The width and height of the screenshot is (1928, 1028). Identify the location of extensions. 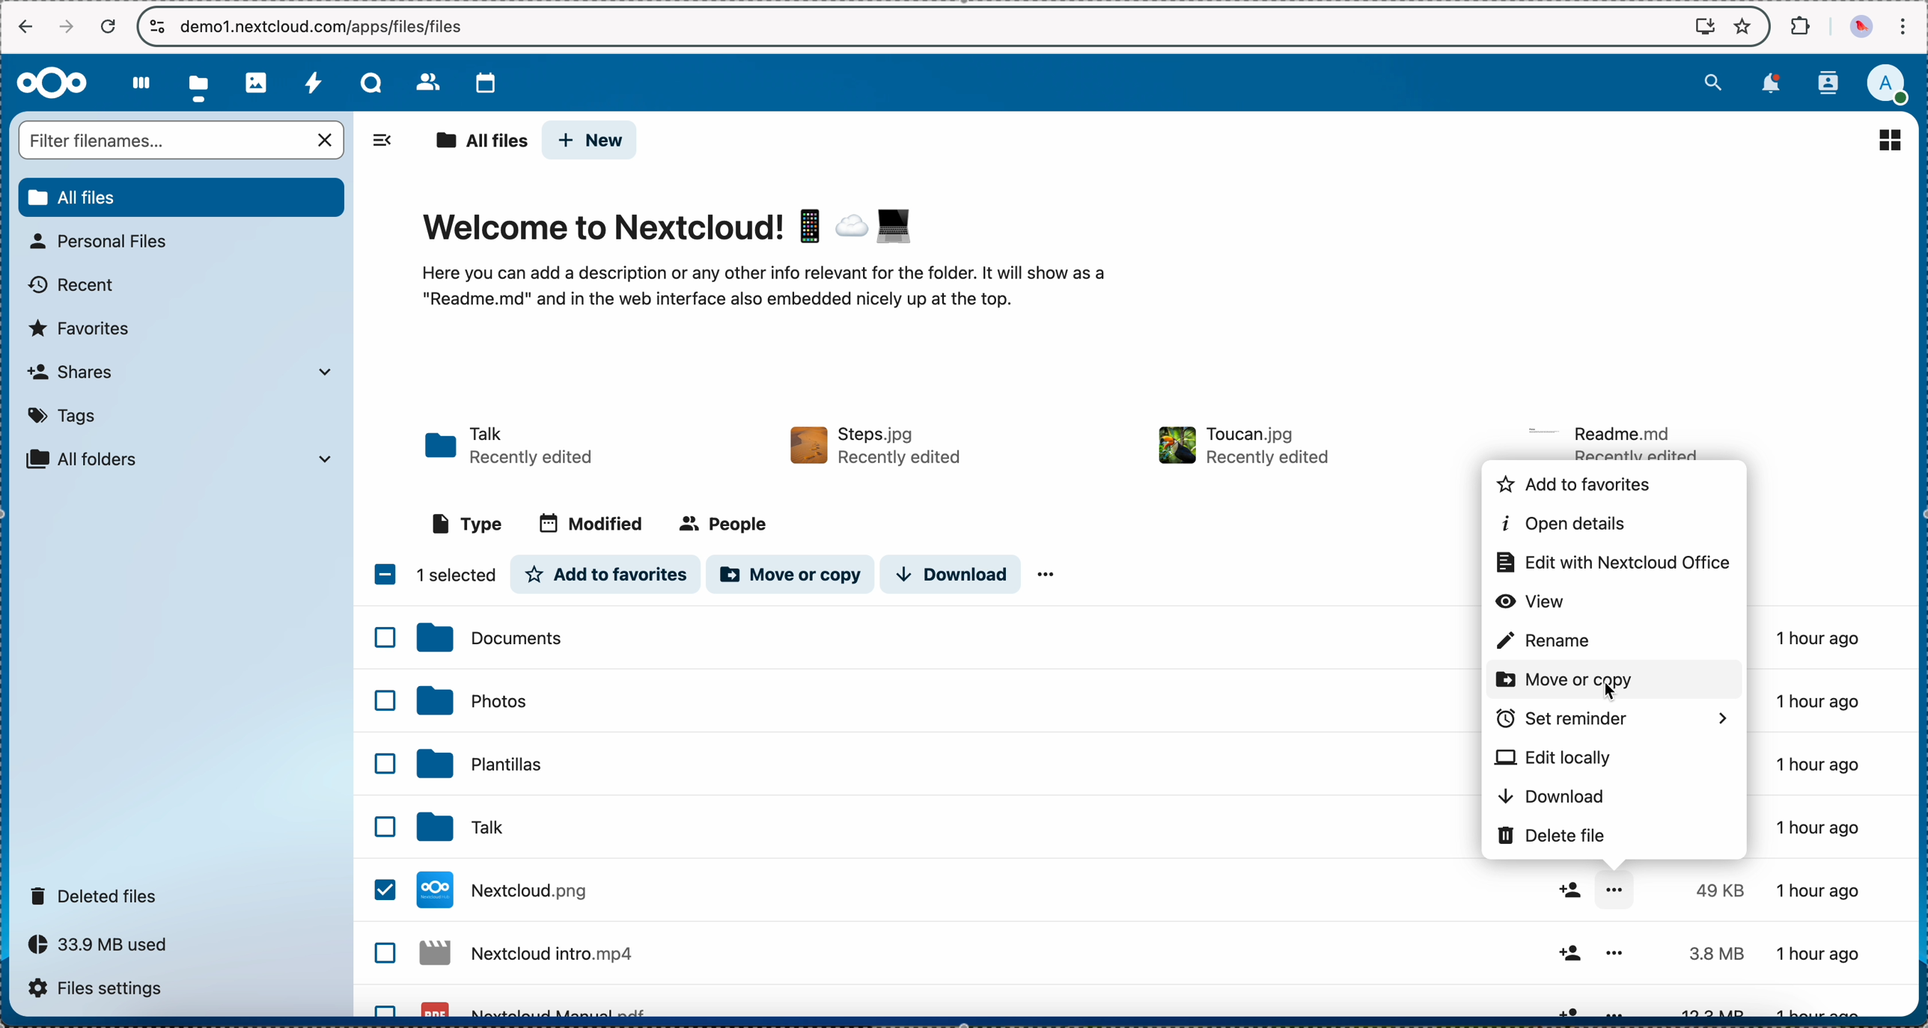
(1800, 27).